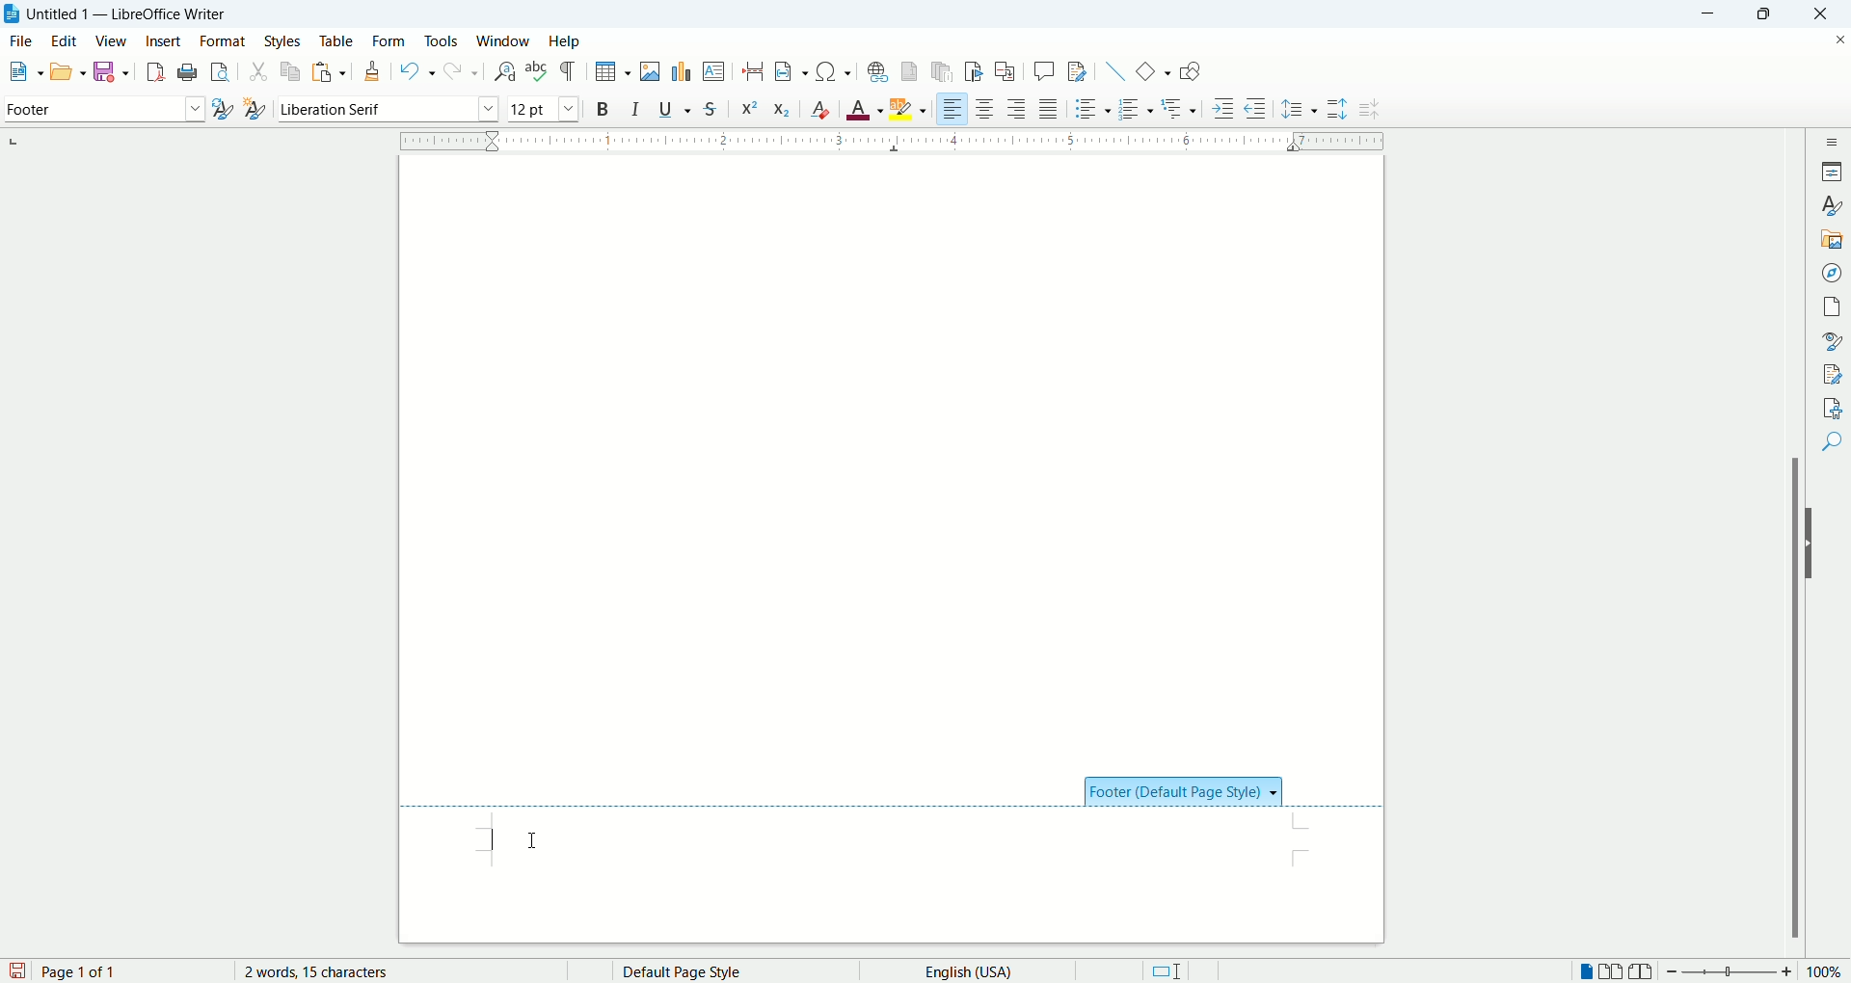 This screenshot has height=983, width=1851. Describe the element at coordinates (1814, 544) in the screenshot. I see `hide` at that location.